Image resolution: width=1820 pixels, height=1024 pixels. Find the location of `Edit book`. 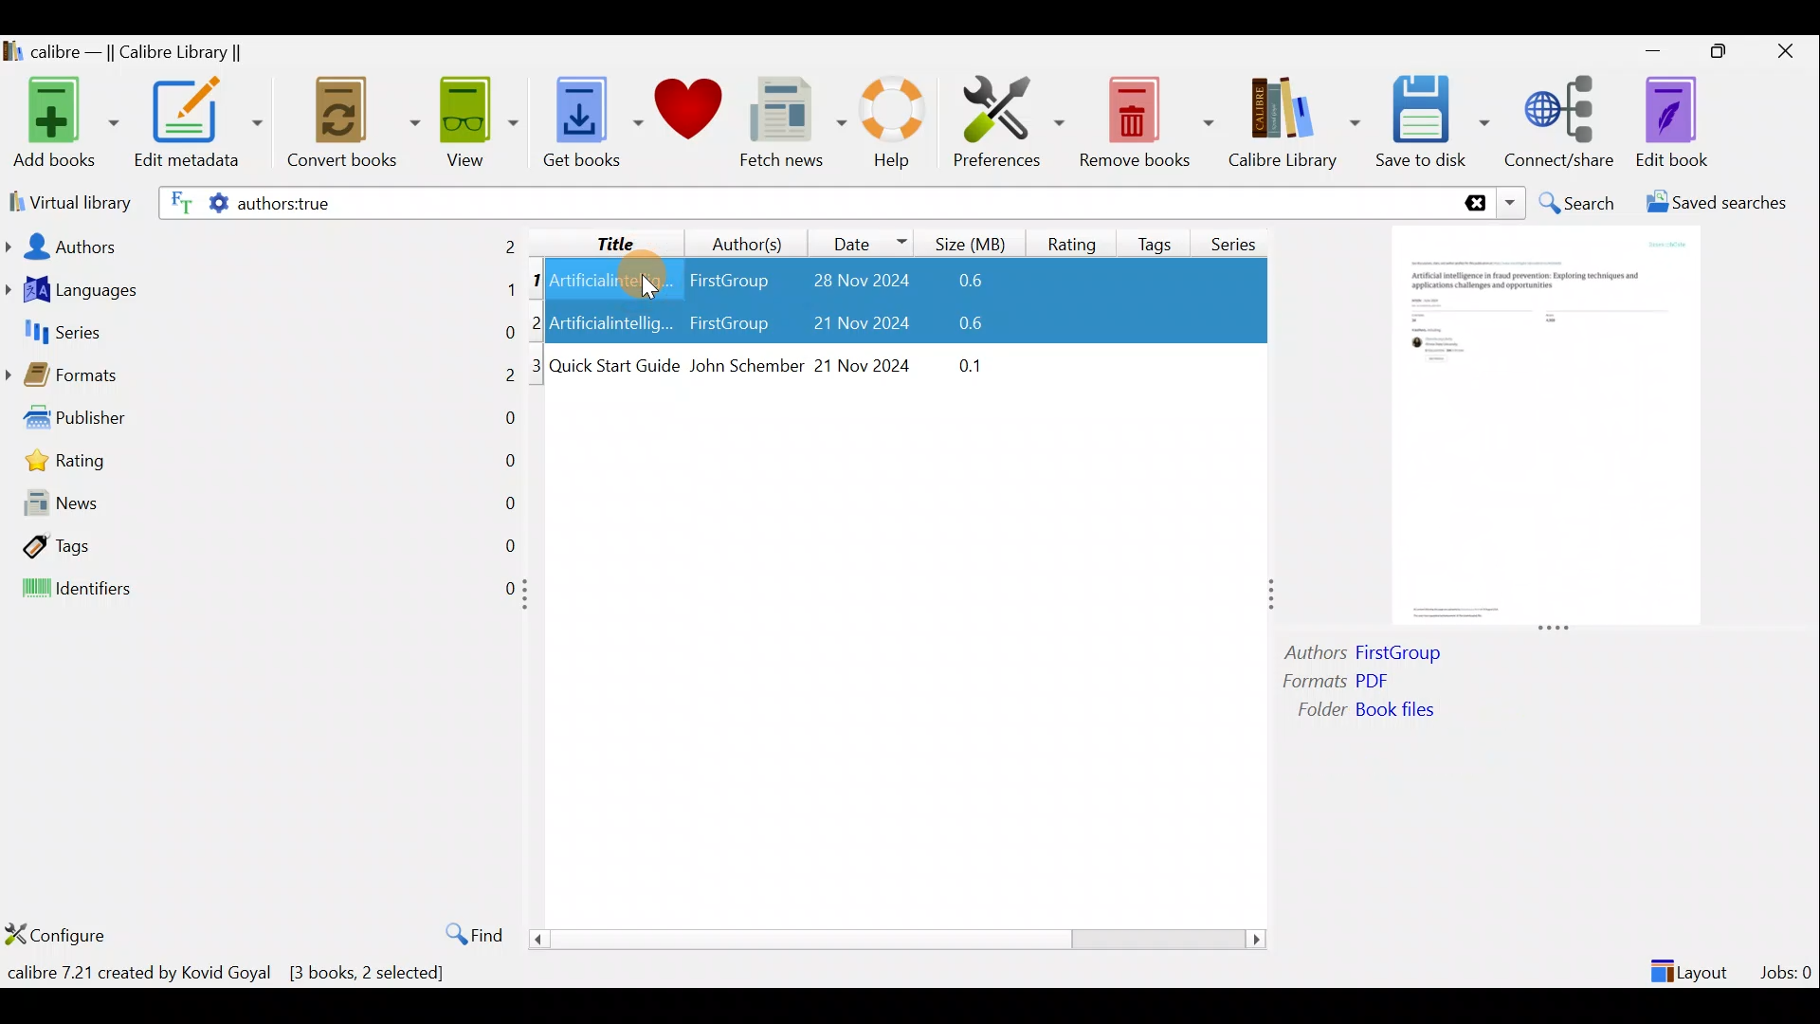

Edit book is located at coordinates (1668, 123).